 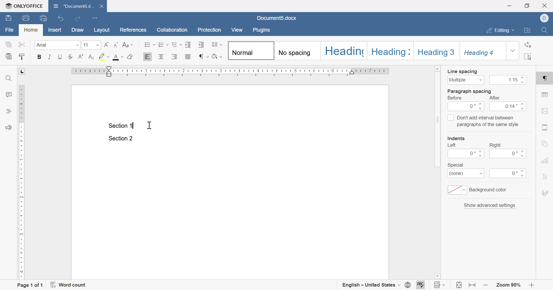 I want to click on (none), so click(x=466, y=174).